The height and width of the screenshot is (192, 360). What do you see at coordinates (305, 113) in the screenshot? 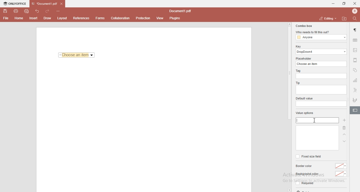
I see `value options` at bounding box center [305, 113].